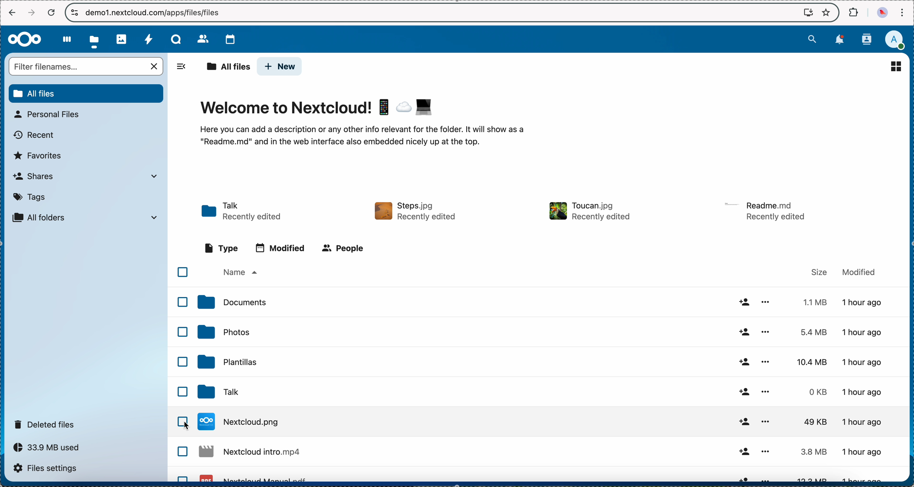 This screenshot has height=487, width=914. Describe the element at coordinates (242, 212) in the screenshot. I see `Talk` at that location.